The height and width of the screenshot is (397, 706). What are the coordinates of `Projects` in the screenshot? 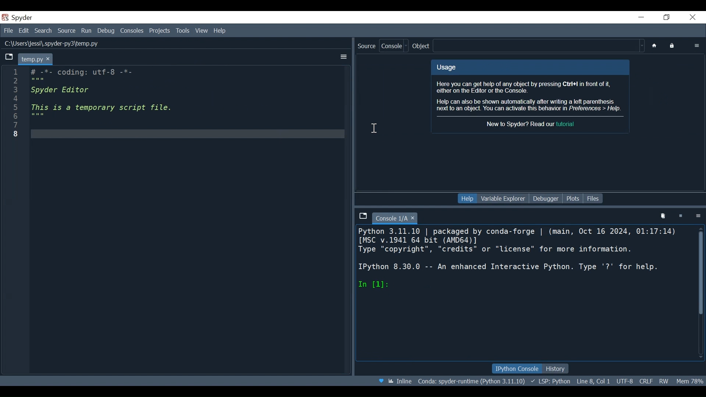 It's located at (160, 31).